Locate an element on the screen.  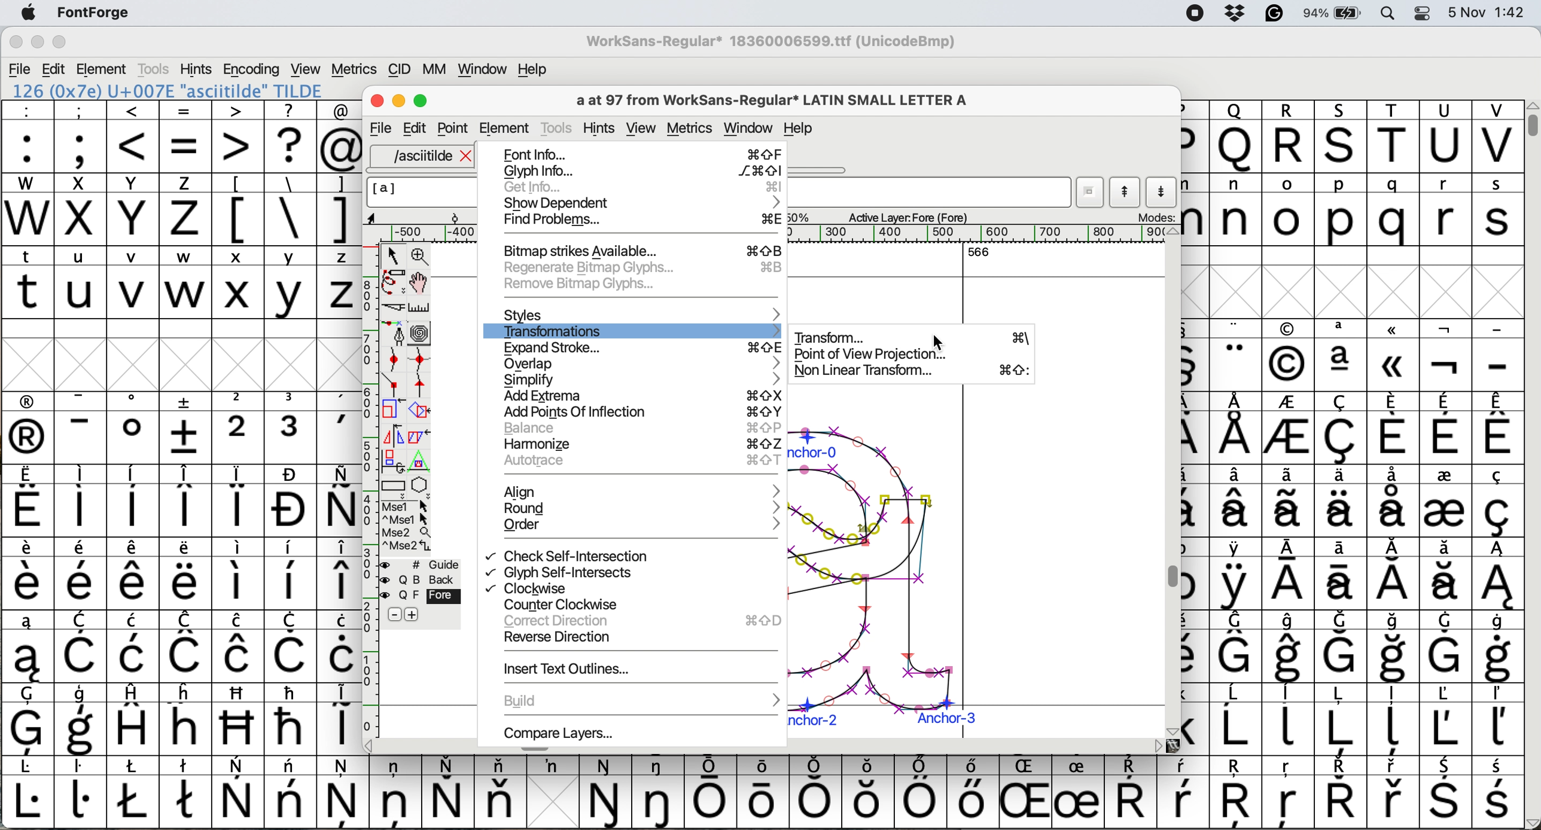
non linear transform is located at coordinates (910, 373).